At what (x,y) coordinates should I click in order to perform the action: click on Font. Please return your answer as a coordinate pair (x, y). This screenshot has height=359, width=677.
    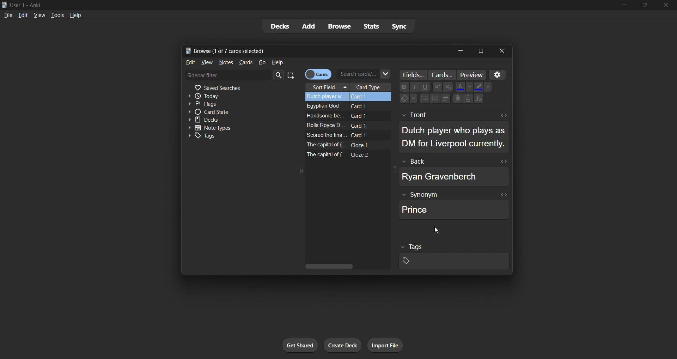
    Looking at the image, I should click on (415, 86).